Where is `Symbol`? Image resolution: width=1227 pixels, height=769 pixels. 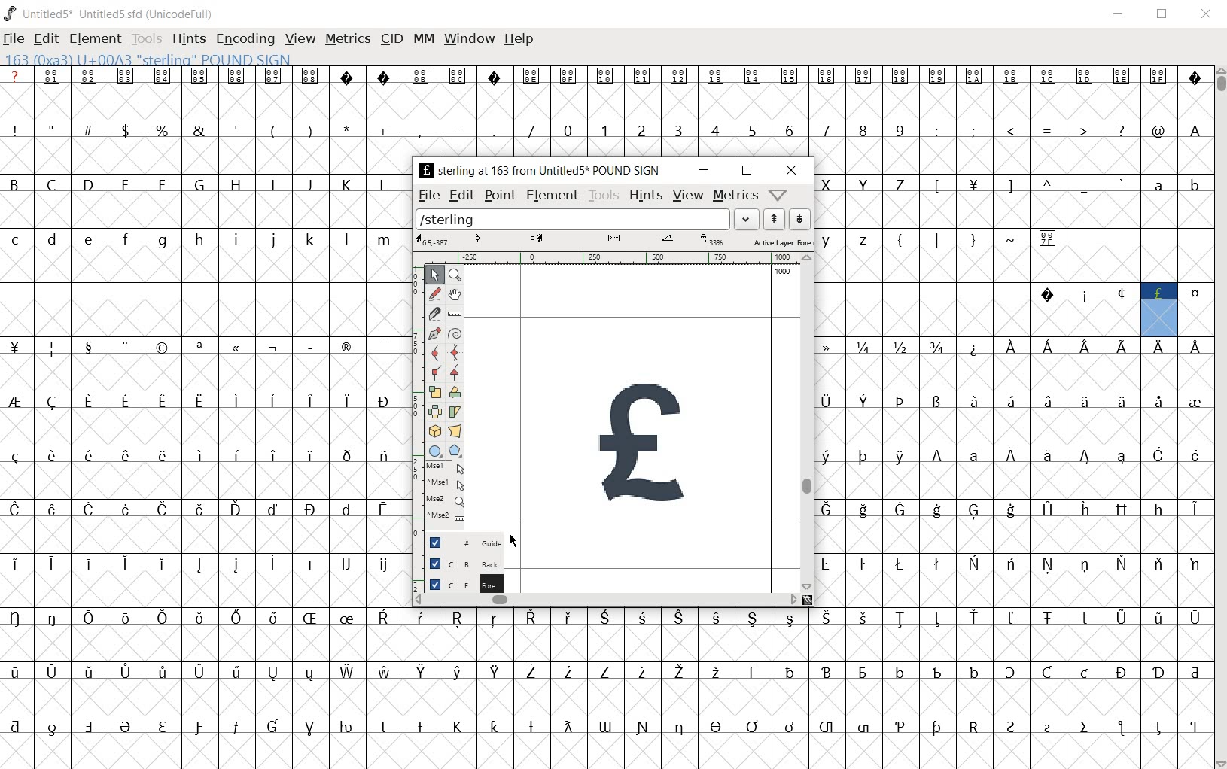
Symbol is located at coordinates (606, 76).